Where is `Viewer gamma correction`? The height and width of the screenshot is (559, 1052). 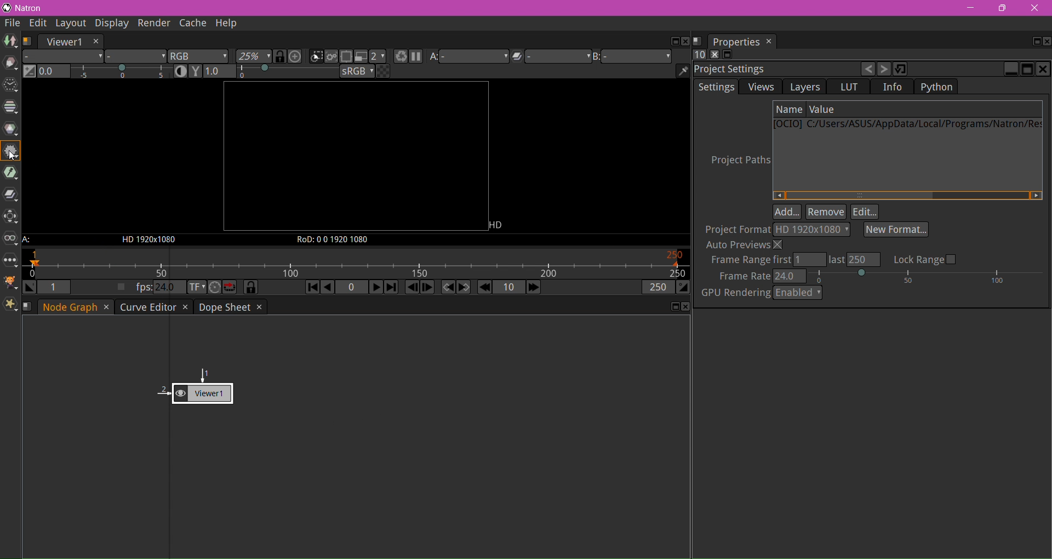 Viewer gamma correction is located at coordinates (196, 71).